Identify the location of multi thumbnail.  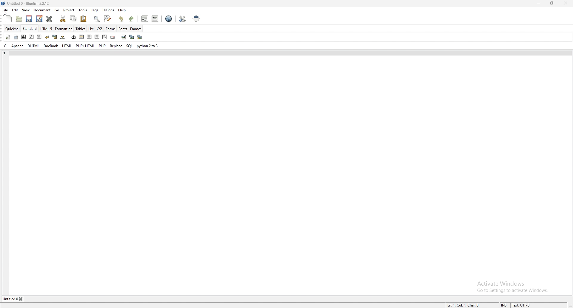
(140, 37).